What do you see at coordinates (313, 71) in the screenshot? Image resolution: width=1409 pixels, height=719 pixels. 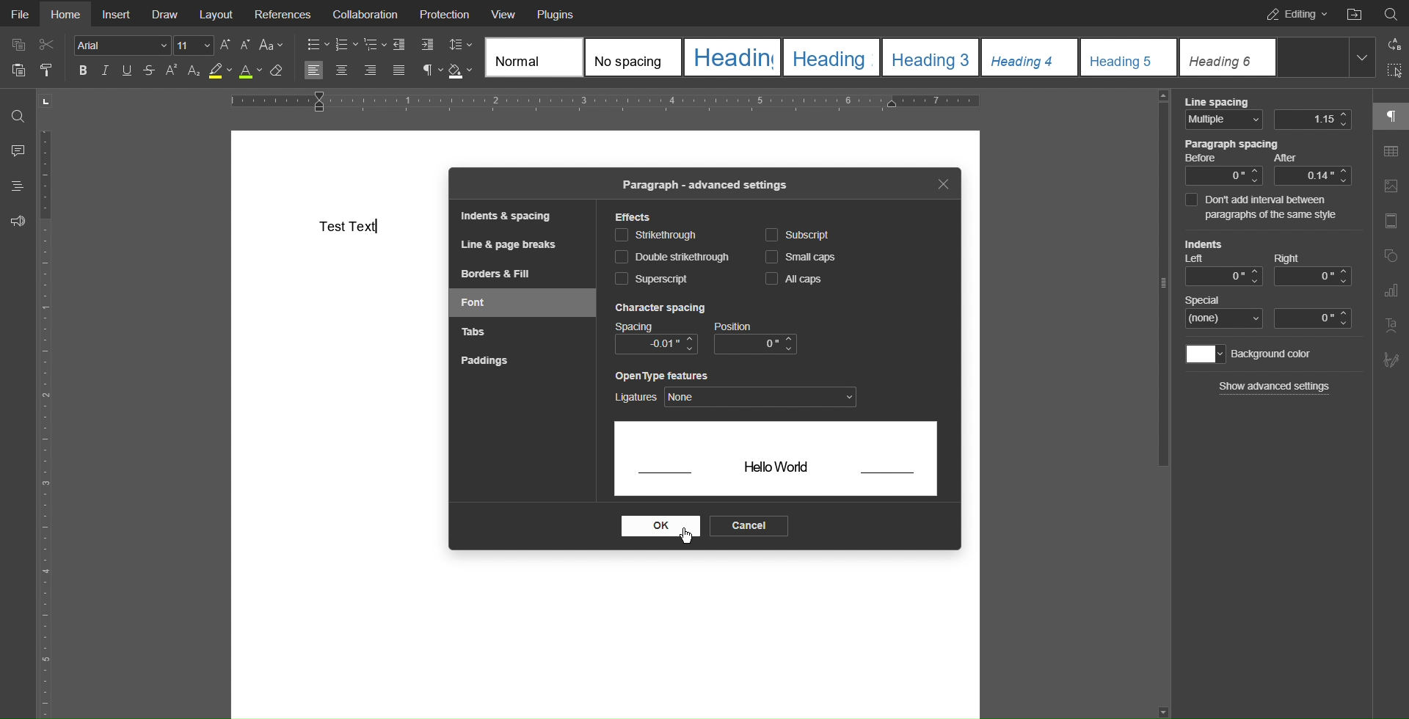 I see `Left Align` at bounding box center [313, 71].